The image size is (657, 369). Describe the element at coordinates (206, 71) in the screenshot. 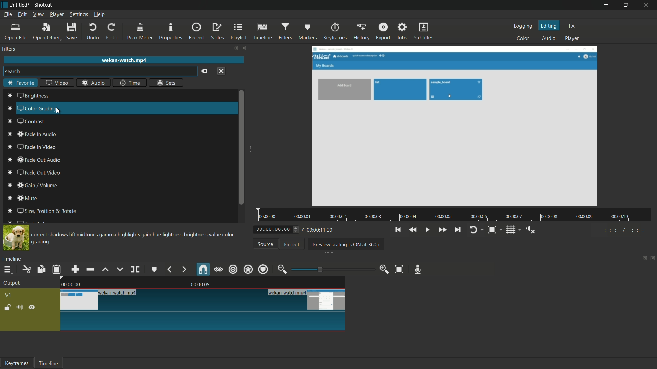

I see `clear search` at that location.